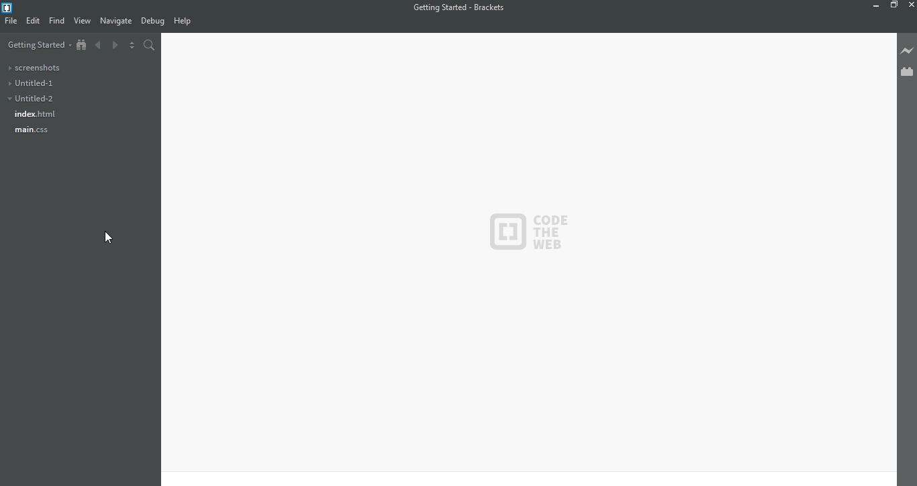  What do you see at coordinates (83, 44) in the screenshot?
I see `show in file tree` at bounding box center [83, 44].